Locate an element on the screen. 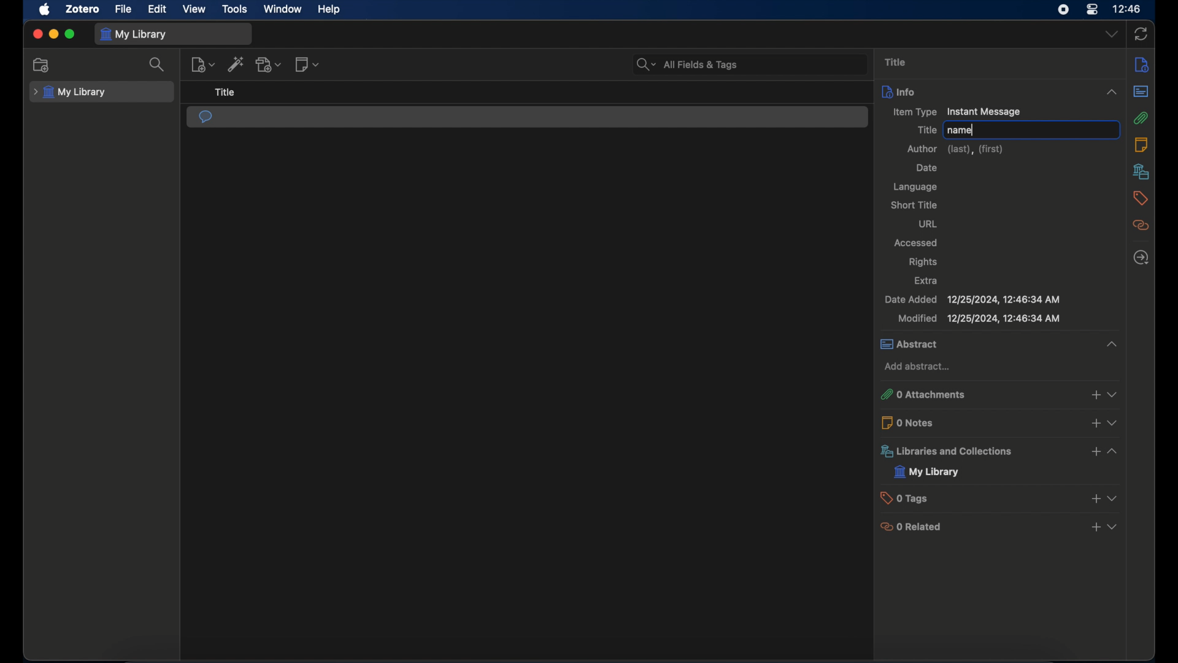 The image size is (1178, 663). date is located at coordinates (926, 168).